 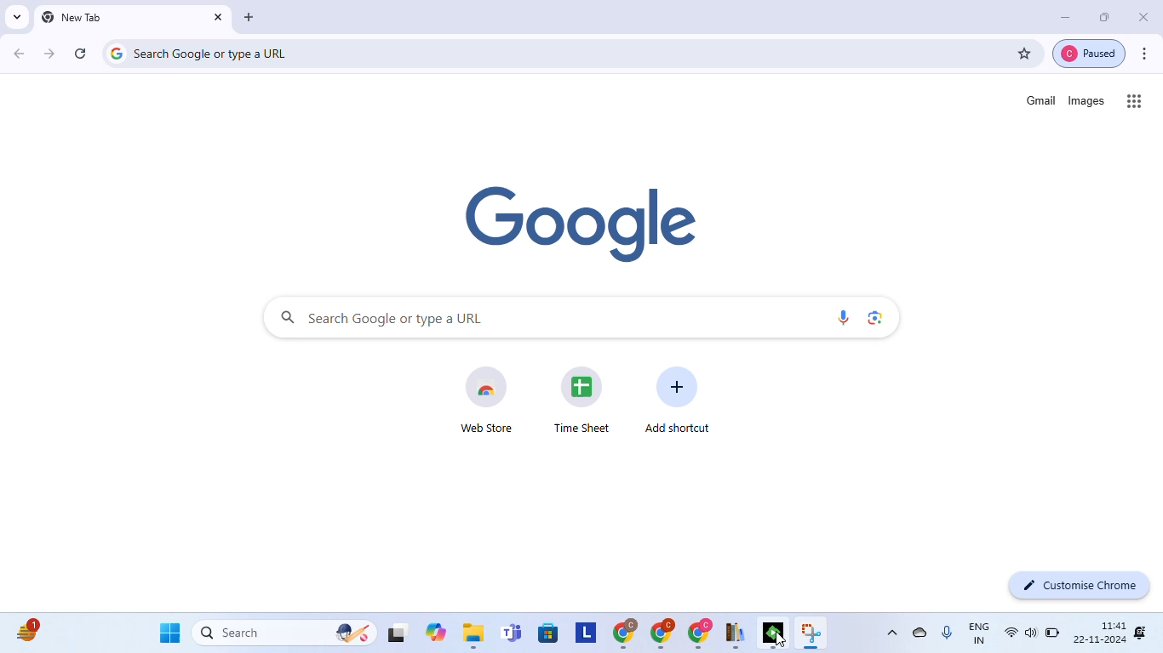 I want to click on search tabs, so click(x=17, y=16).